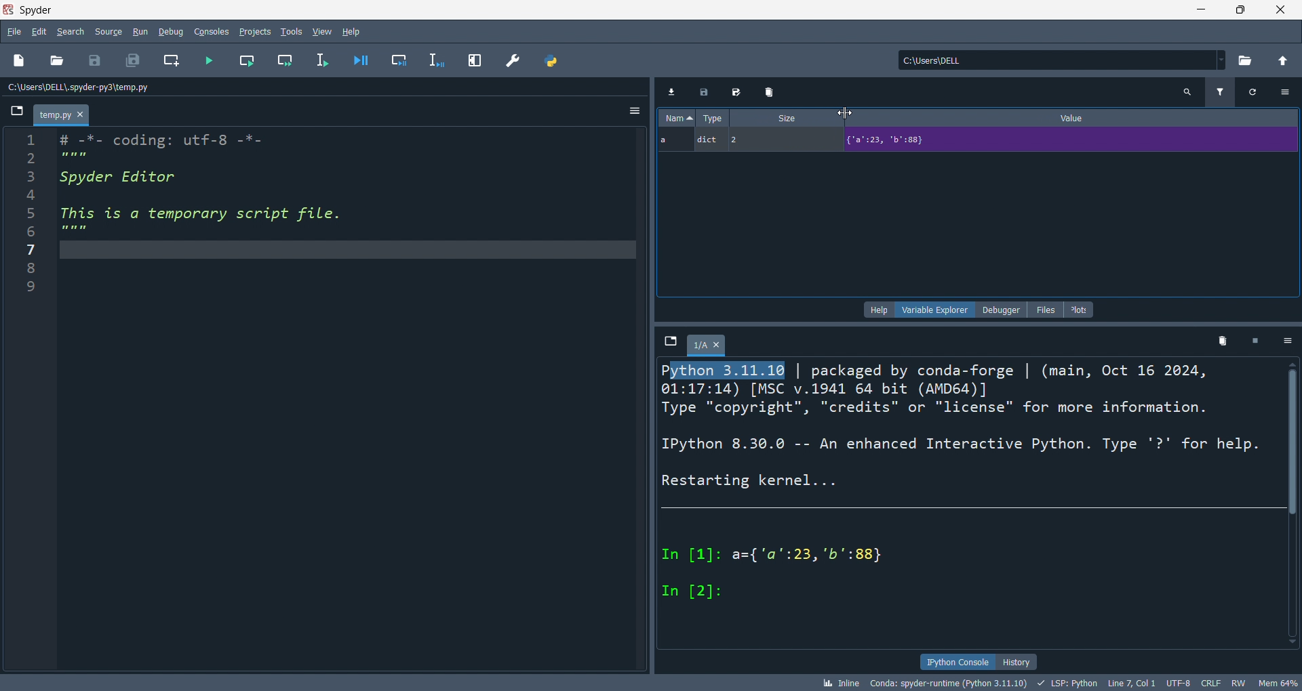 This screenshot has height=691, width=1302. I want to click on debug cell, so click(401, 58).